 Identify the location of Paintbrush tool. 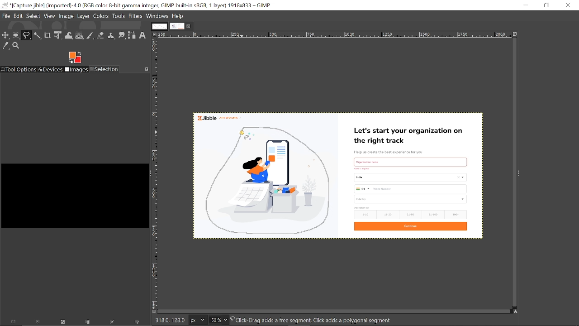
(90, 36).